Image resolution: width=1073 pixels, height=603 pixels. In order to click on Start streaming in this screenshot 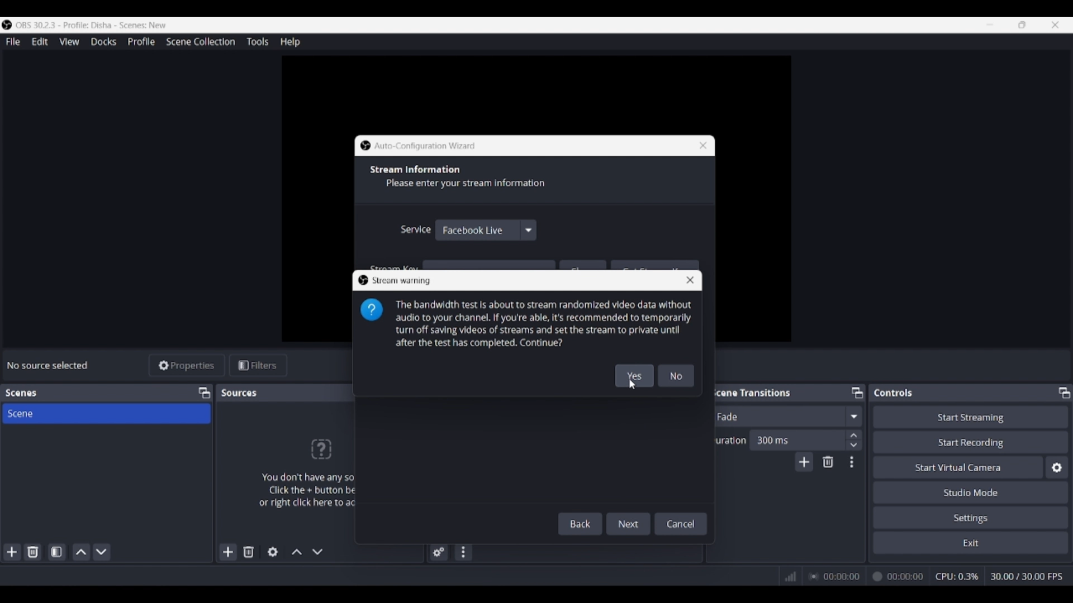, I will do `click(971, 417)`.